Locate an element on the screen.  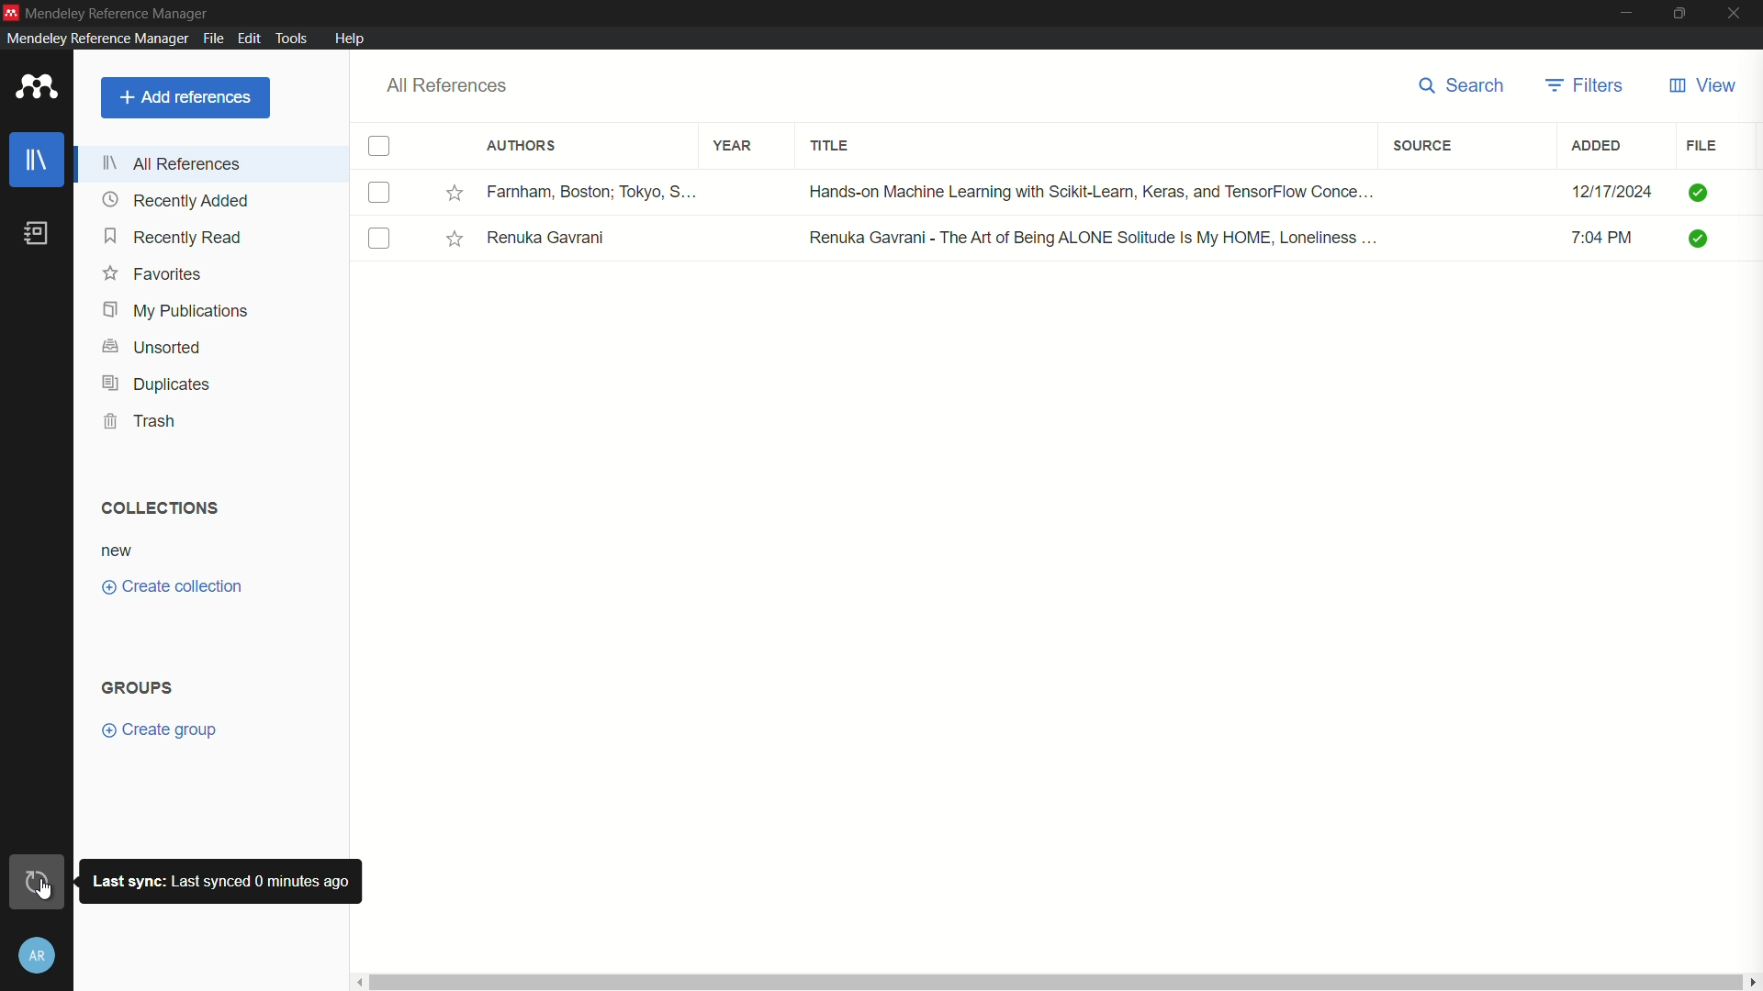
Checked is located at coordinates (1697, 195).